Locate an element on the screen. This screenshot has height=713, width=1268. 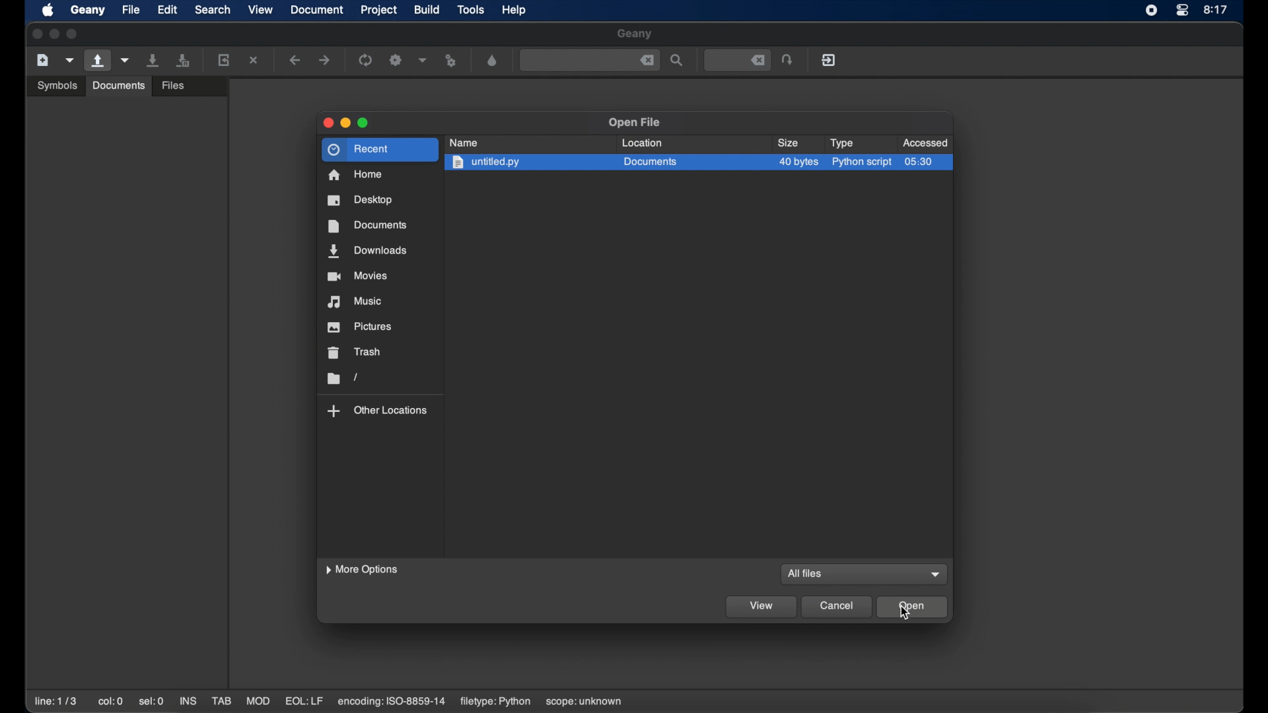
eql: lf is located at coordinates (305, 701).